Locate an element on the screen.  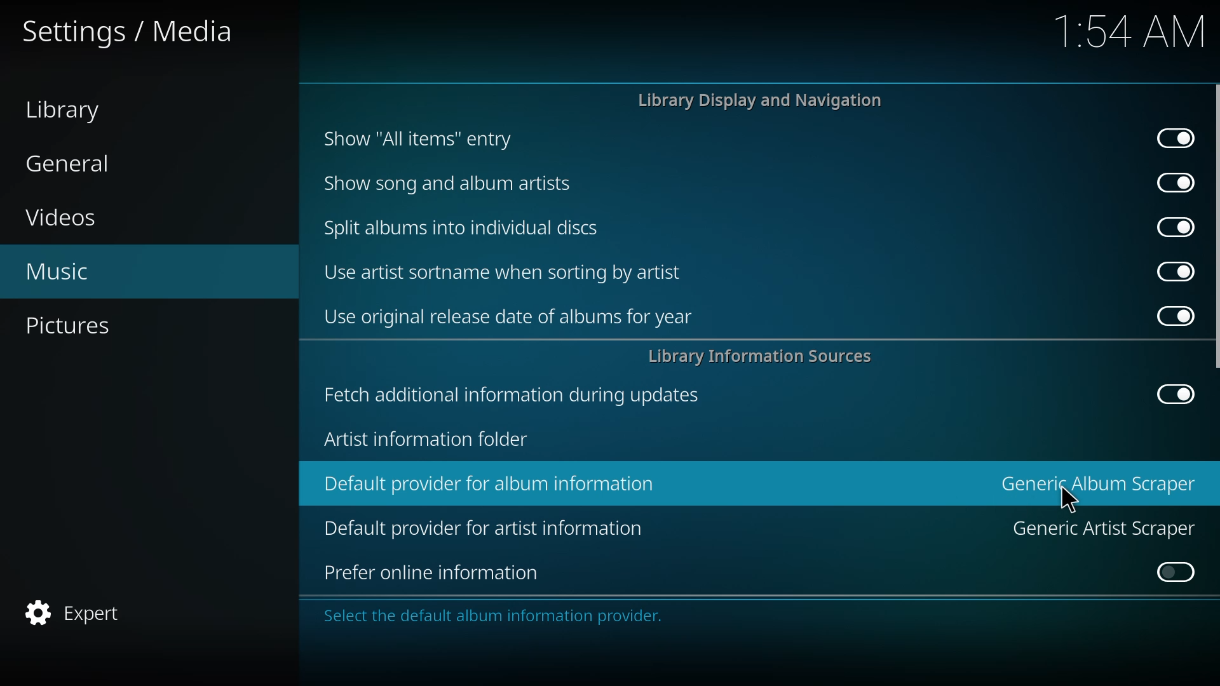
info is located at coordinates (721, 619).